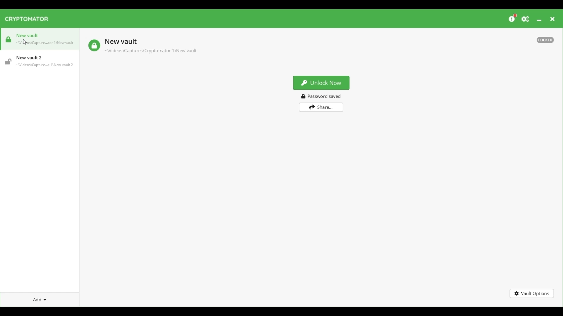 The image size is (563, 316). Describe the element at coordinates (323, 96) in the screenshot. I see `Password menu of selected vault` at that location.